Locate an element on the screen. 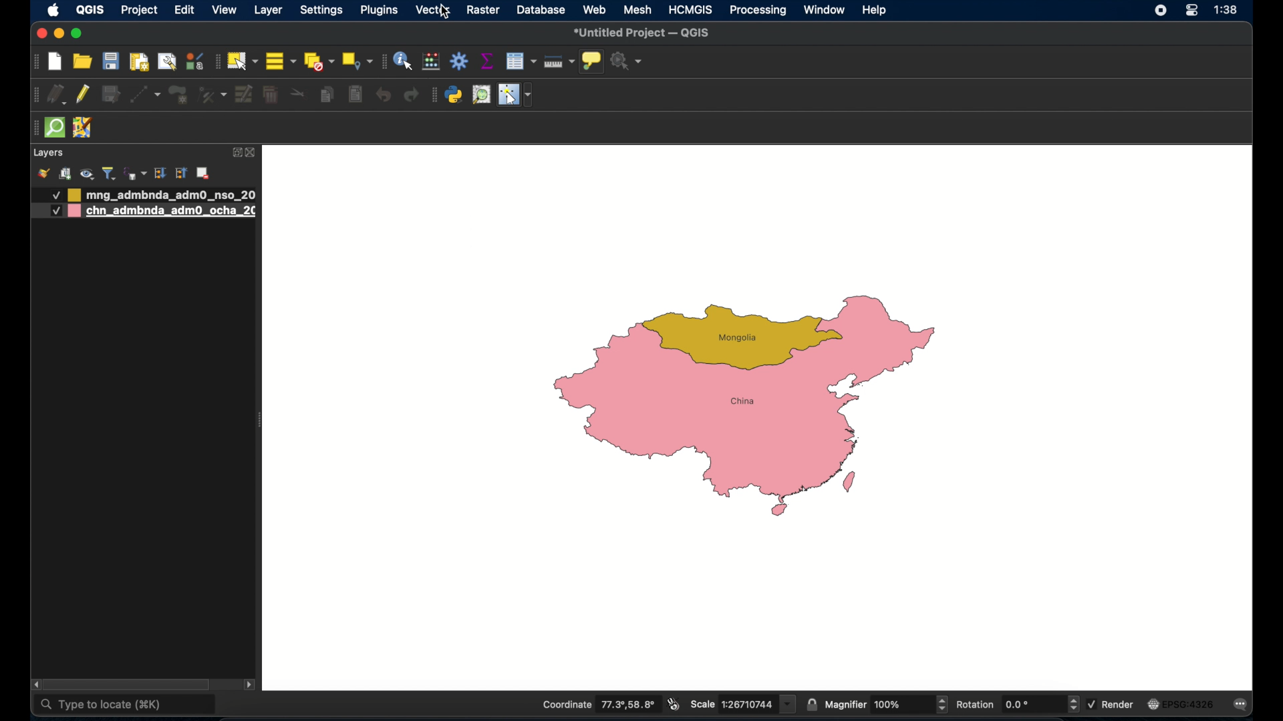 The image size is (1283, 721). maximize is located at coordinates (78, 33).